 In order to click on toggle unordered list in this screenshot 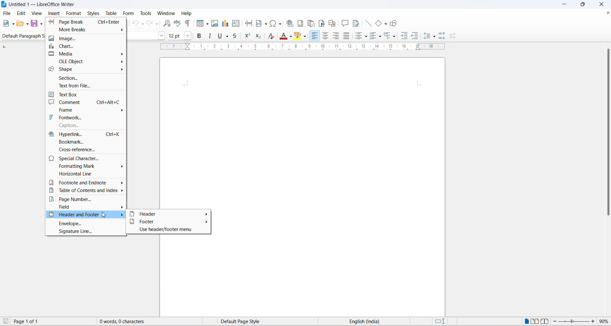, I will do `click(366, 37)`.